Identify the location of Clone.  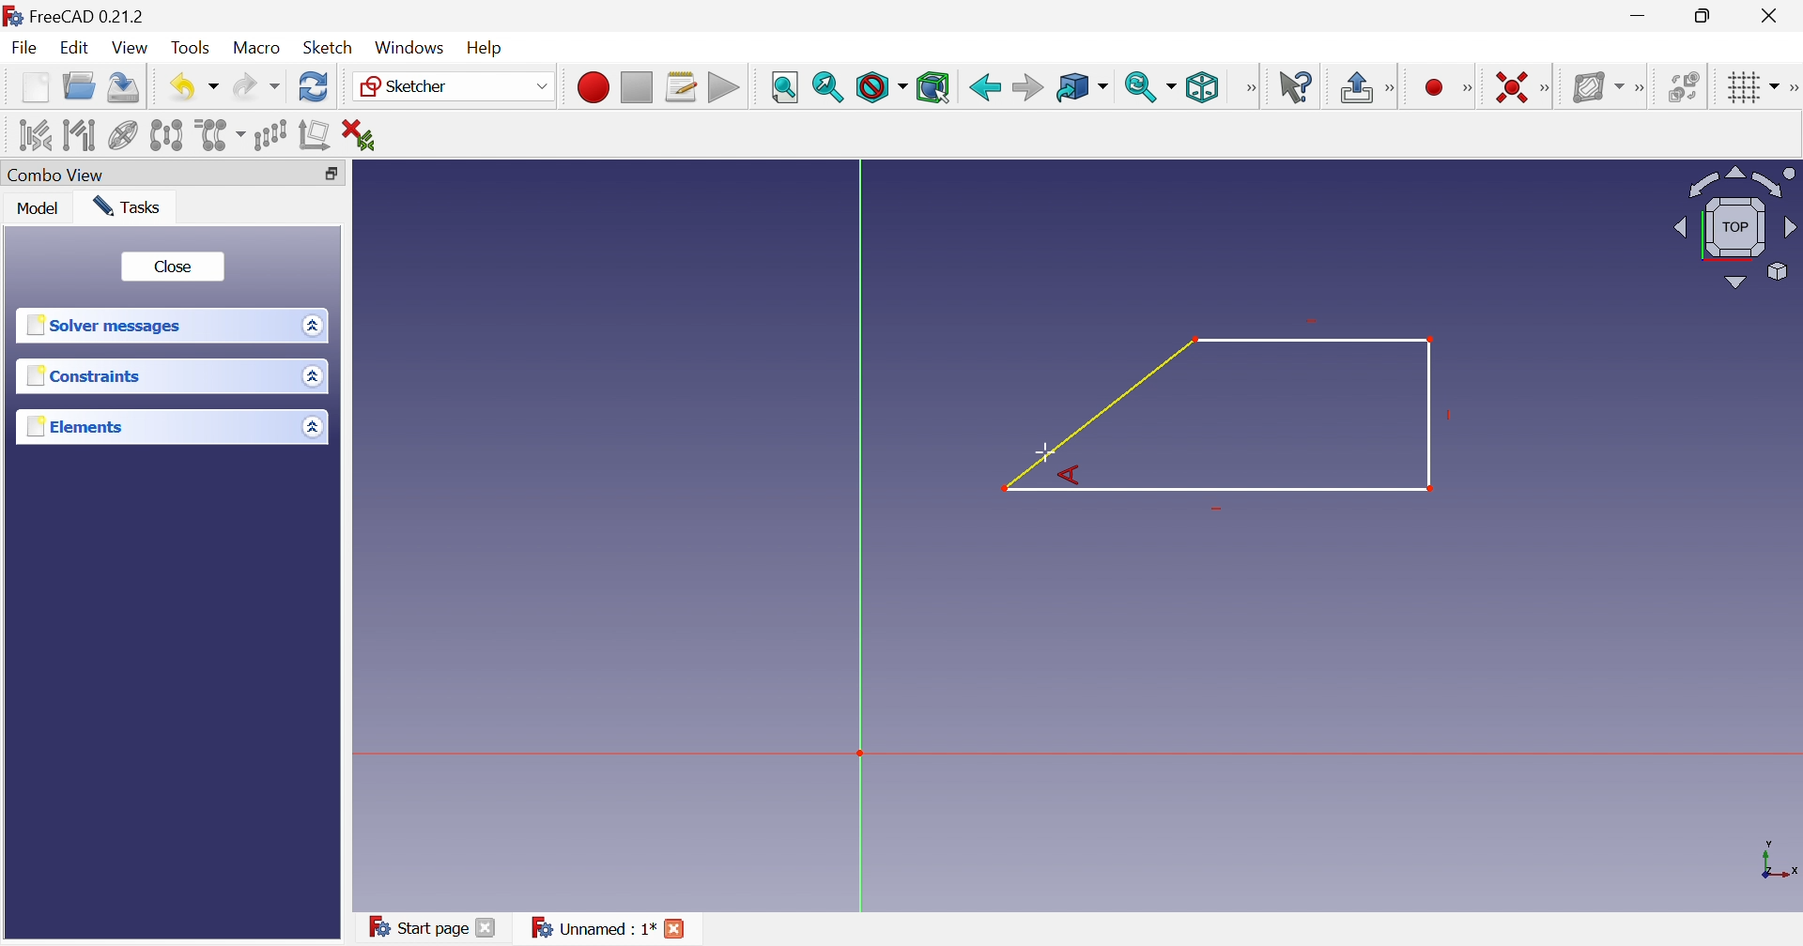
(222, 136).